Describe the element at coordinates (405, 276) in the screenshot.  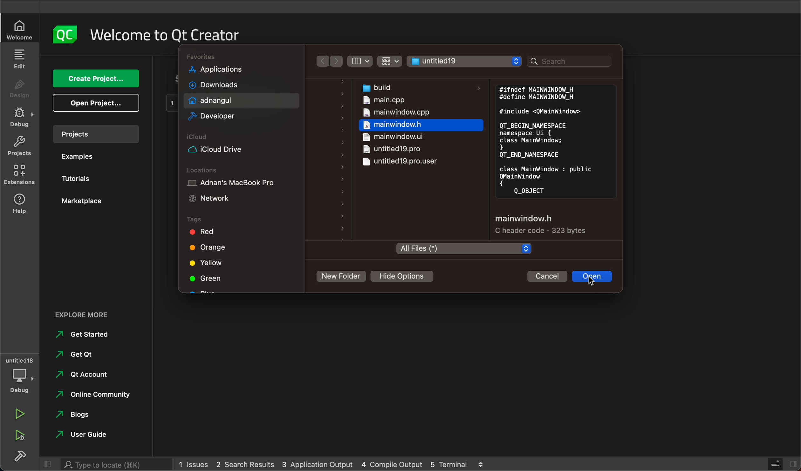
I see `hide options` at that location.